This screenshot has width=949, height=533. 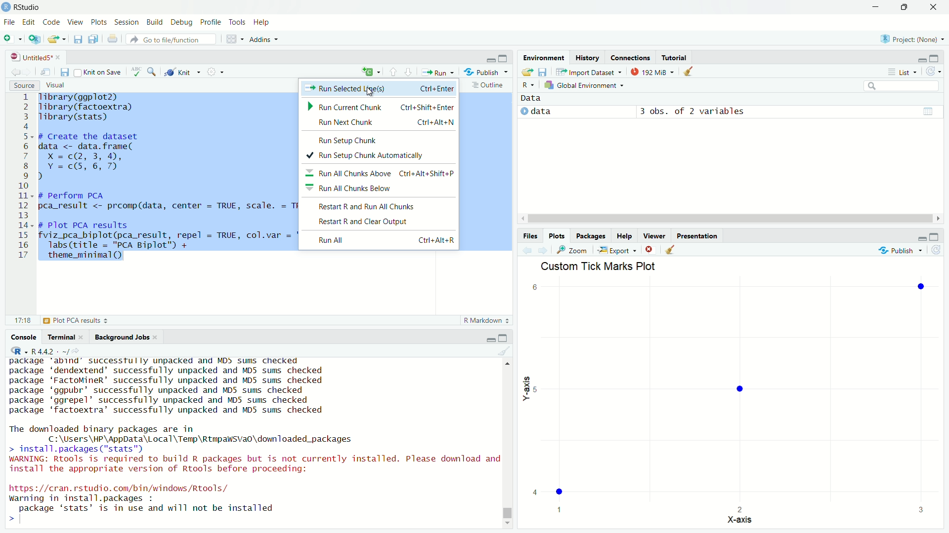 What do you see at coordinates (730, 219) in the screenshot?
I see `horizontal scrollbar` at bounding box center [730, 219].